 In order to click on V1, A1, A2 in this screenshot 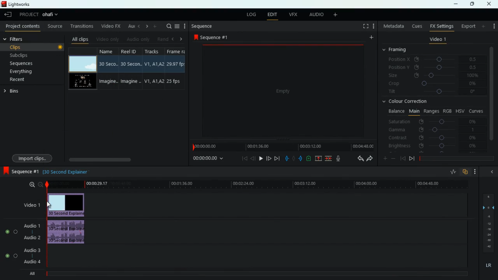, I will do `click(154, 63)`.